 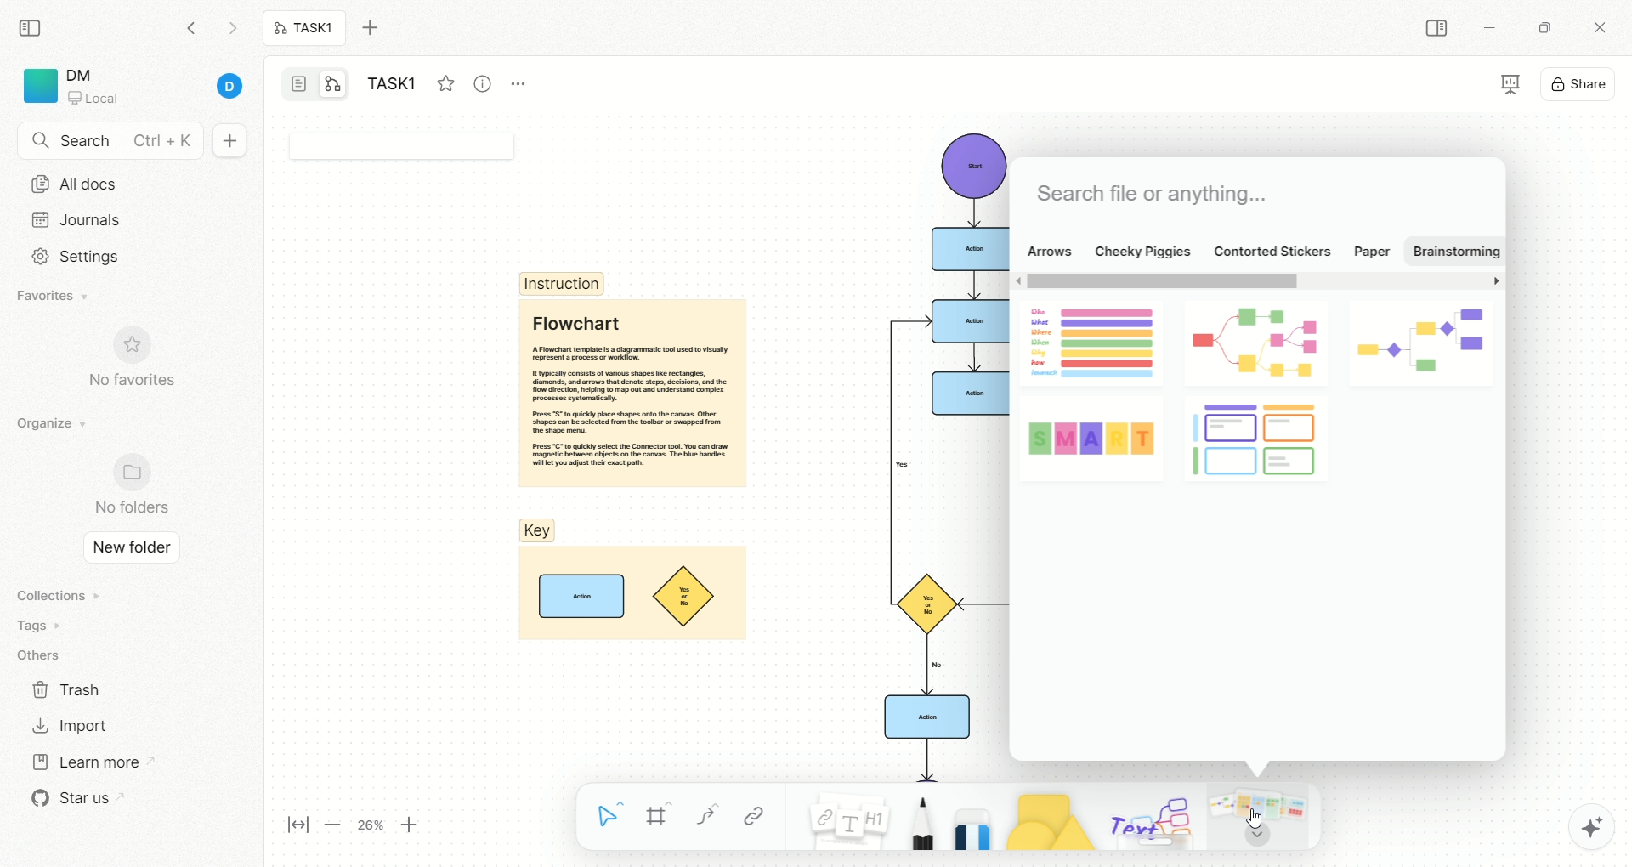 I want to click on AFFiNE AI, so click(x=1573, y=823).